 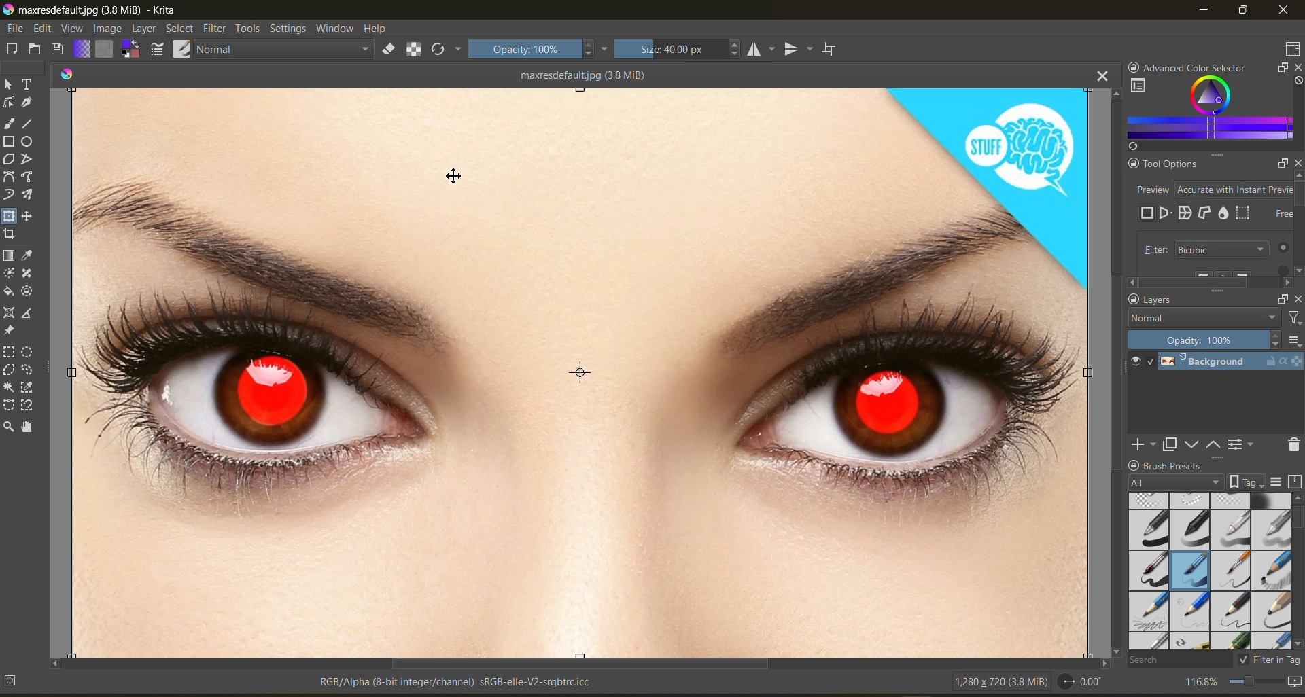 What do you see at coordinates (35, 50) in the screenshot?
I see `open` at bounding box center [35, 50].